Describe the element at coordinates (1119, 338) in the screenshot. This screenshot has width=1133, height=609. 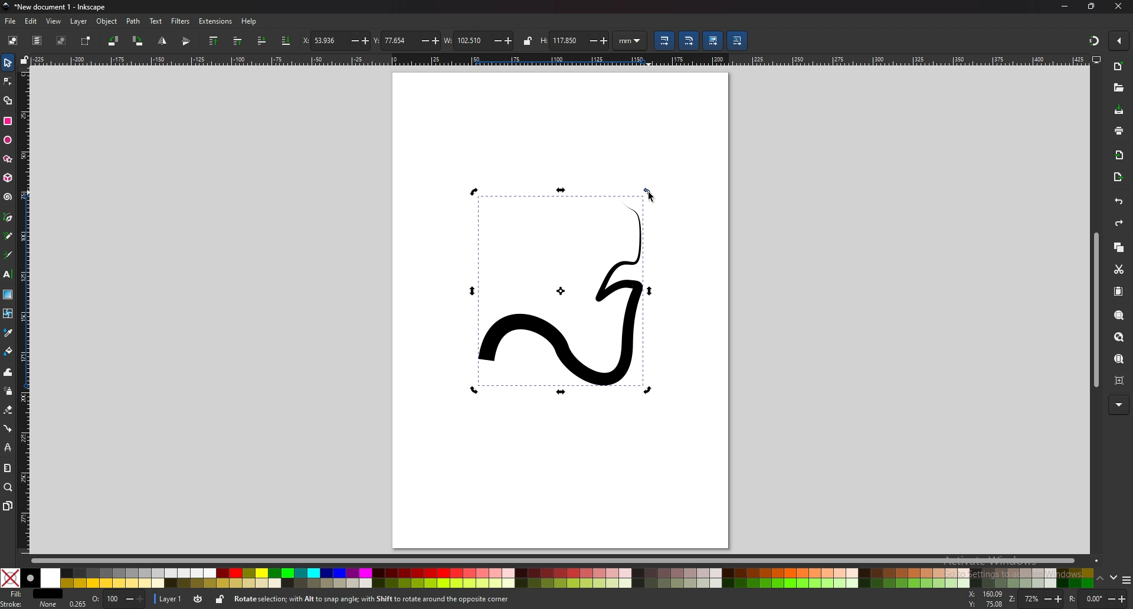
I see `zoom drawing` at that location.